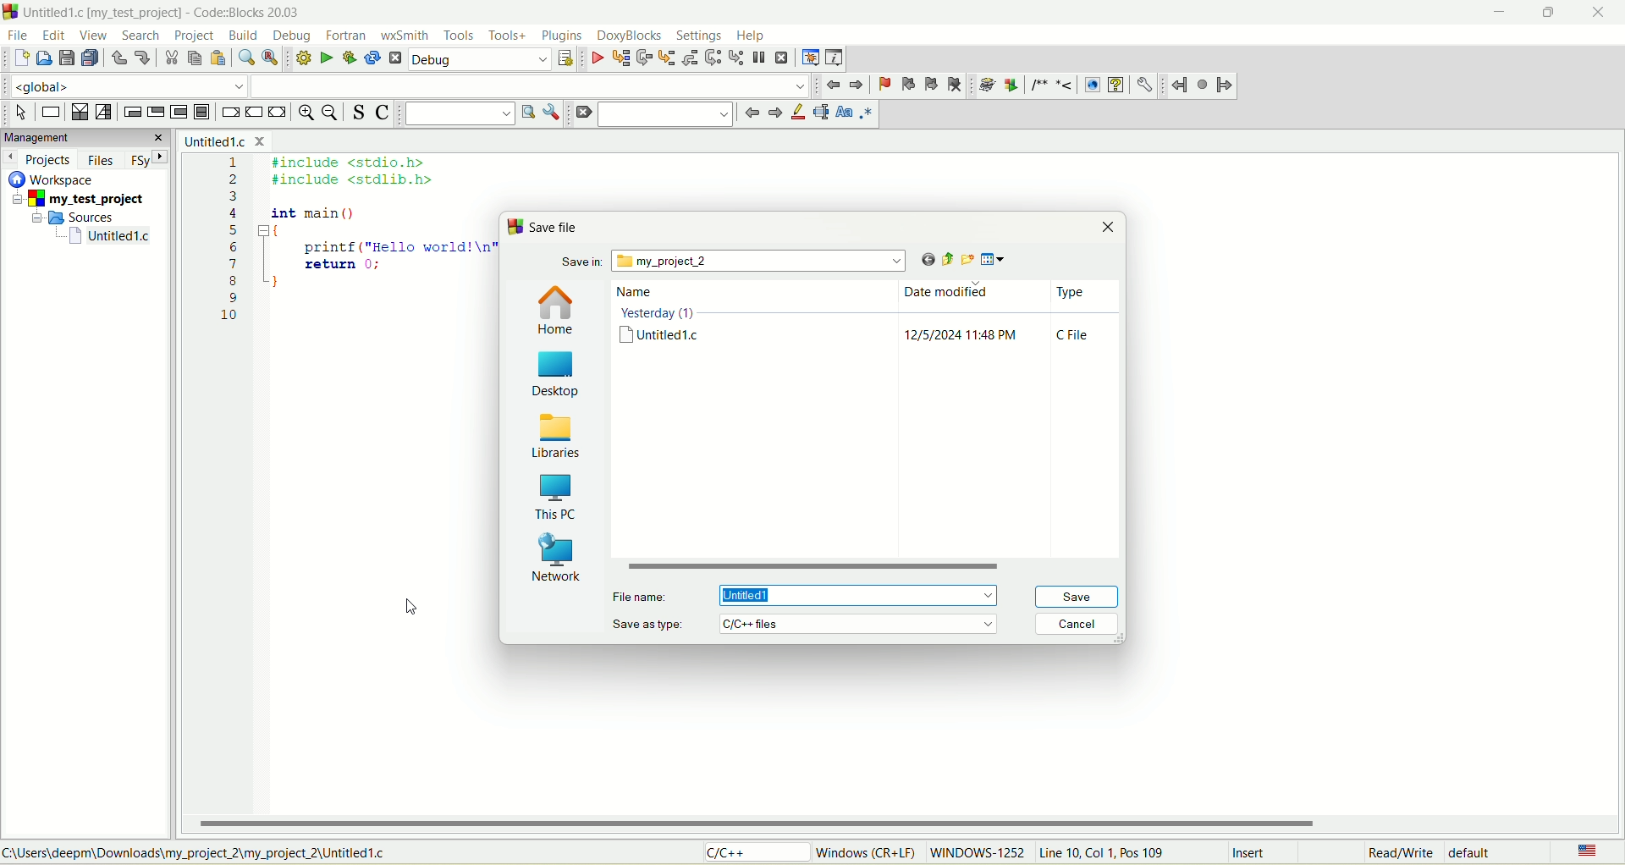  What do you see at coordinates (562, 36) in the screenshot?
I see `plugins` at bounding box center [562, 36].